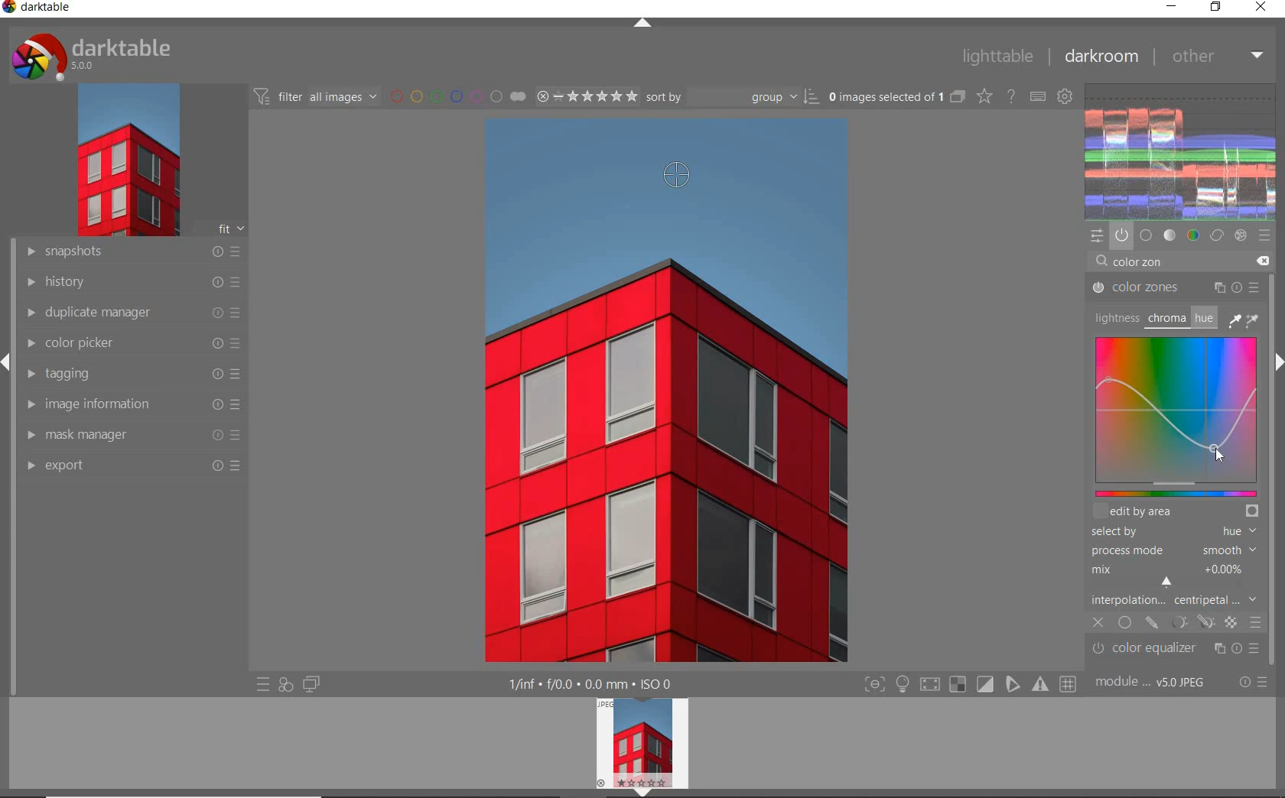  I want to click on quick access panel, so click(1098, 236).